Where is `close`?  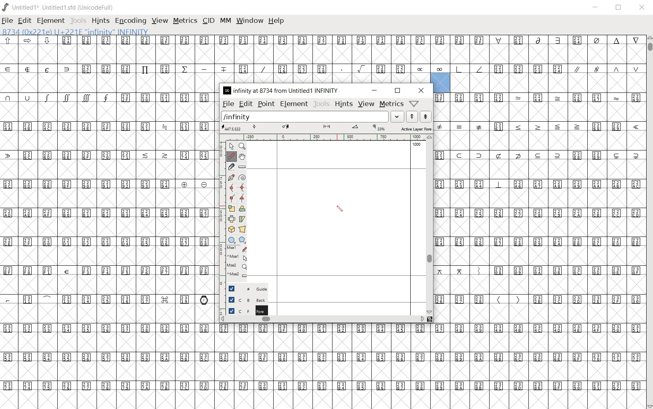 close is located at coordinates (422, 90).